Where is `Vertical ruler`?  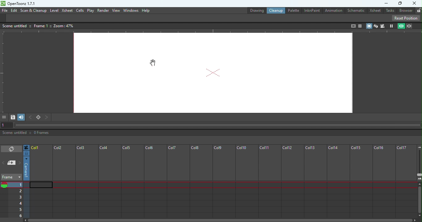 Vertical ruler is located at coordinates (4, 72).